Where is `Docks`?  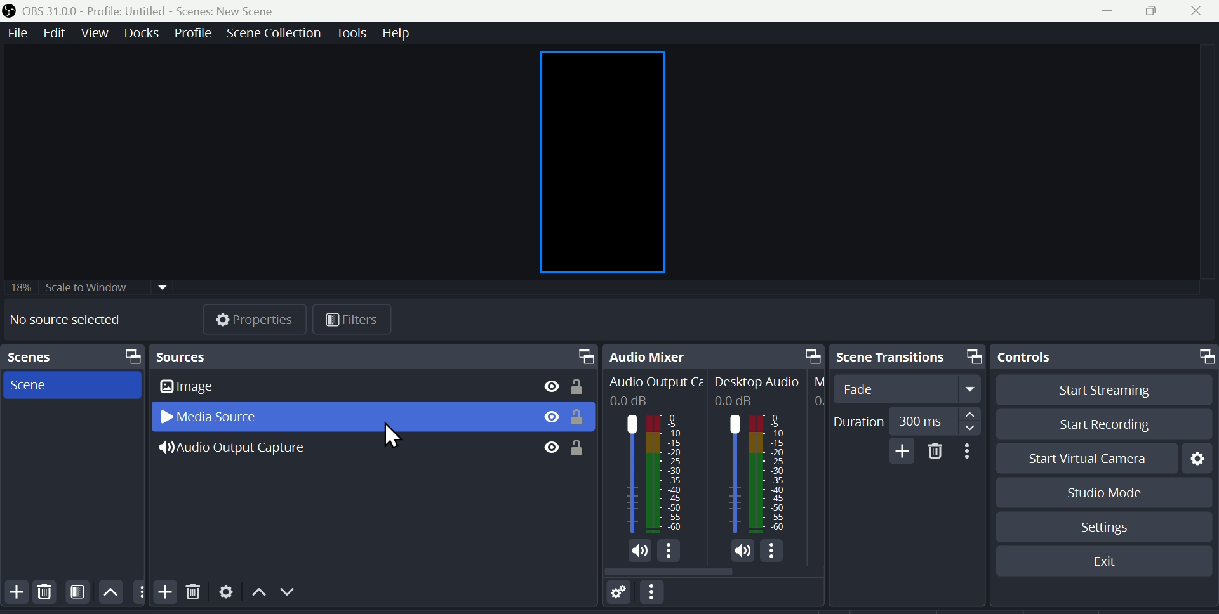
Docks is located at coordinates (140, 33).